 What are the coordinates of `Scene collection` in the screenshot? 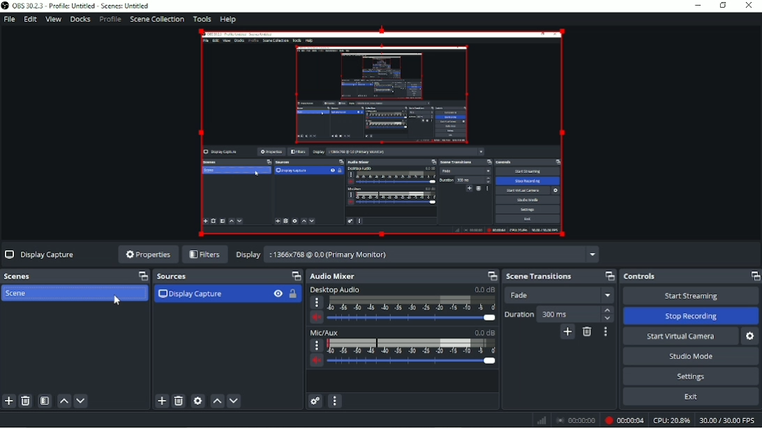 It's located at (158, 19).